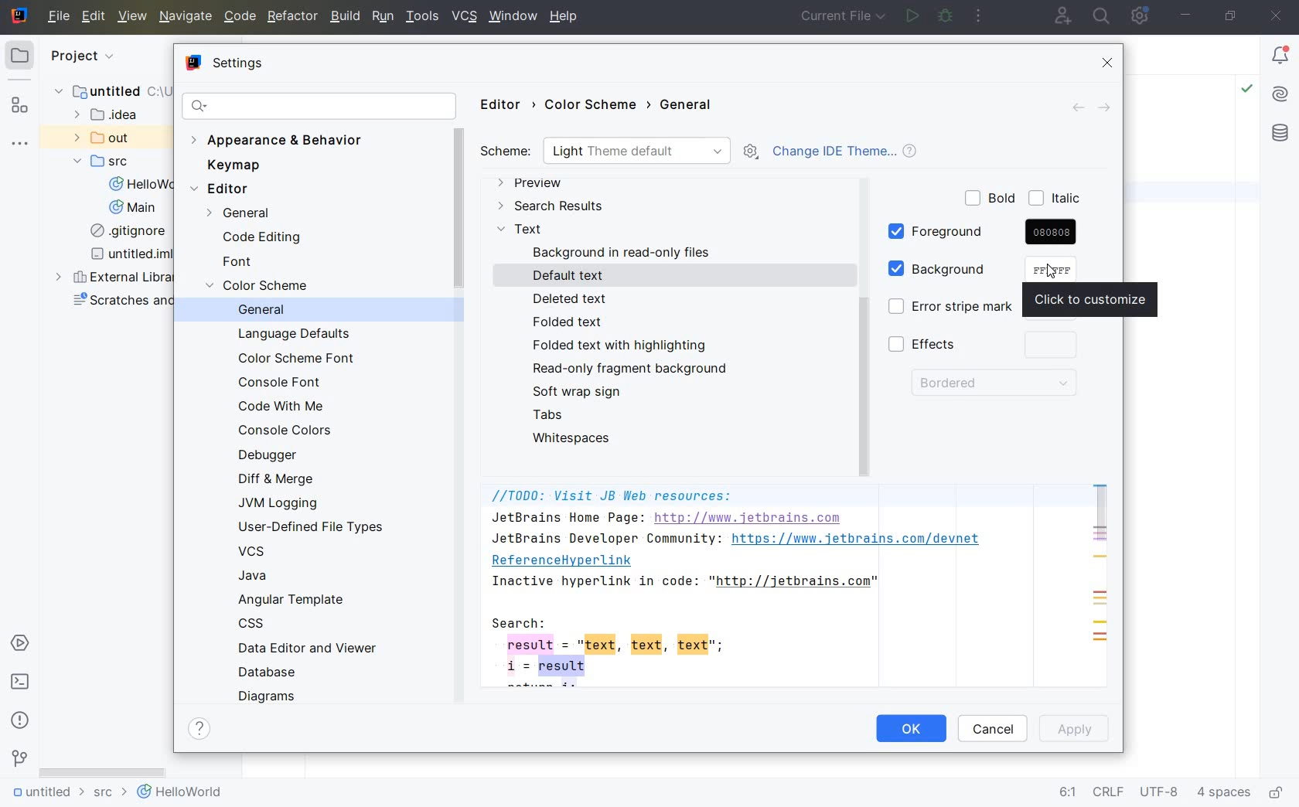  Describe the element at coordinates (133, 17) in the screenshot. I see `VIEW` at that location.